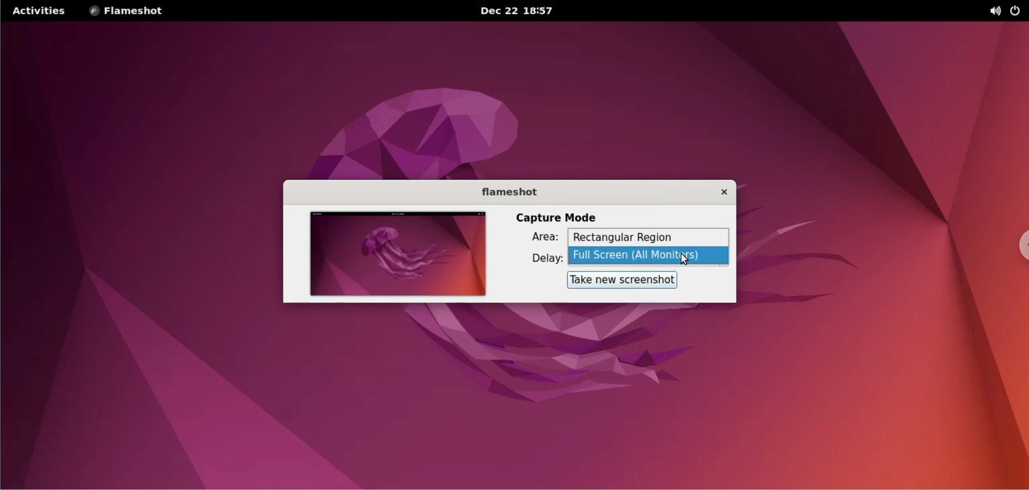 The image size is (1029, 490). Describe the element at coordinates (618, 280) in the screenshot. I see `take new screenshot button` at that location.